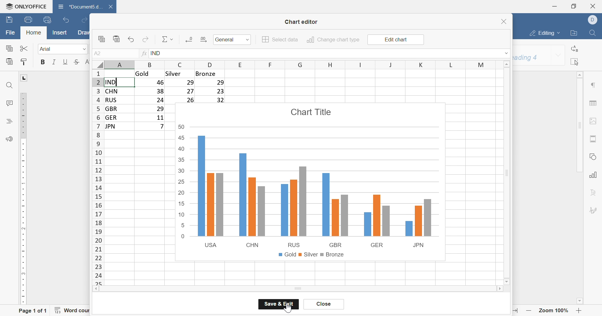  What do you see at coordinates (301, 22) in the screenshot?
I see `chart editor` at bounding box center [301, 22].